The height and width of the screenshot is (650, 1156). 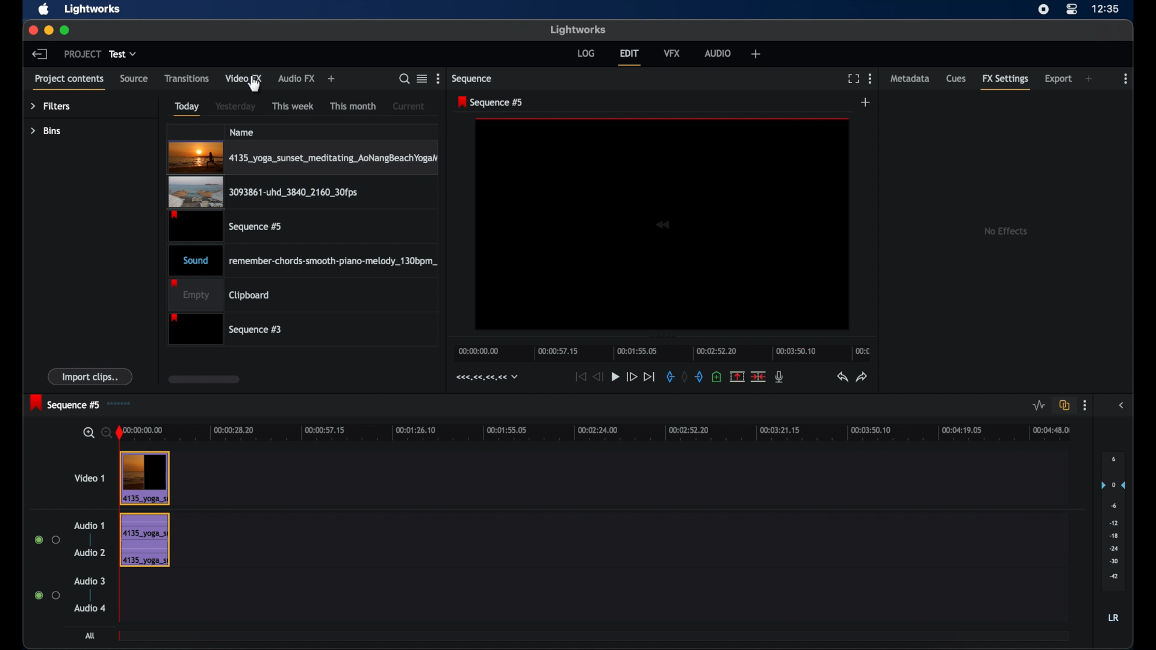 What do you see at coordinates (254, 84) in the screenshot?
I see `cursor` at bounding box center [254, 84].